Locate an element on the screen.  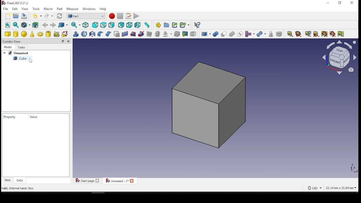
cross sections is located at coordinates (157, 34).